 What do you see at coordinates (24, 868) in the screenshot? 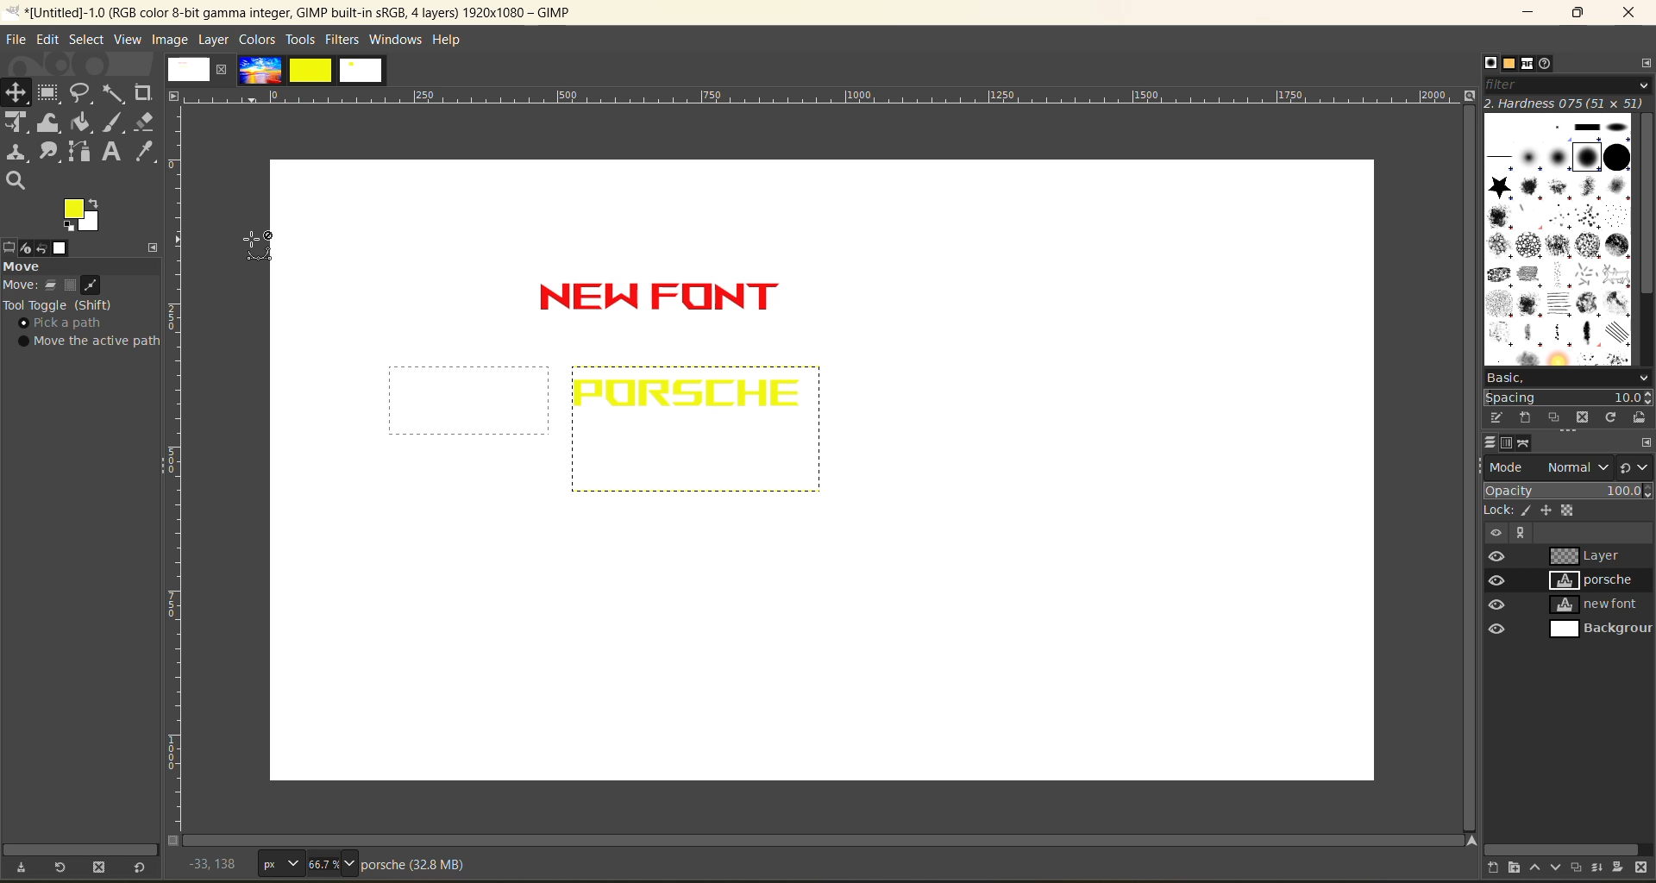
I see `save tool preset` at bounding box center [24, 868].